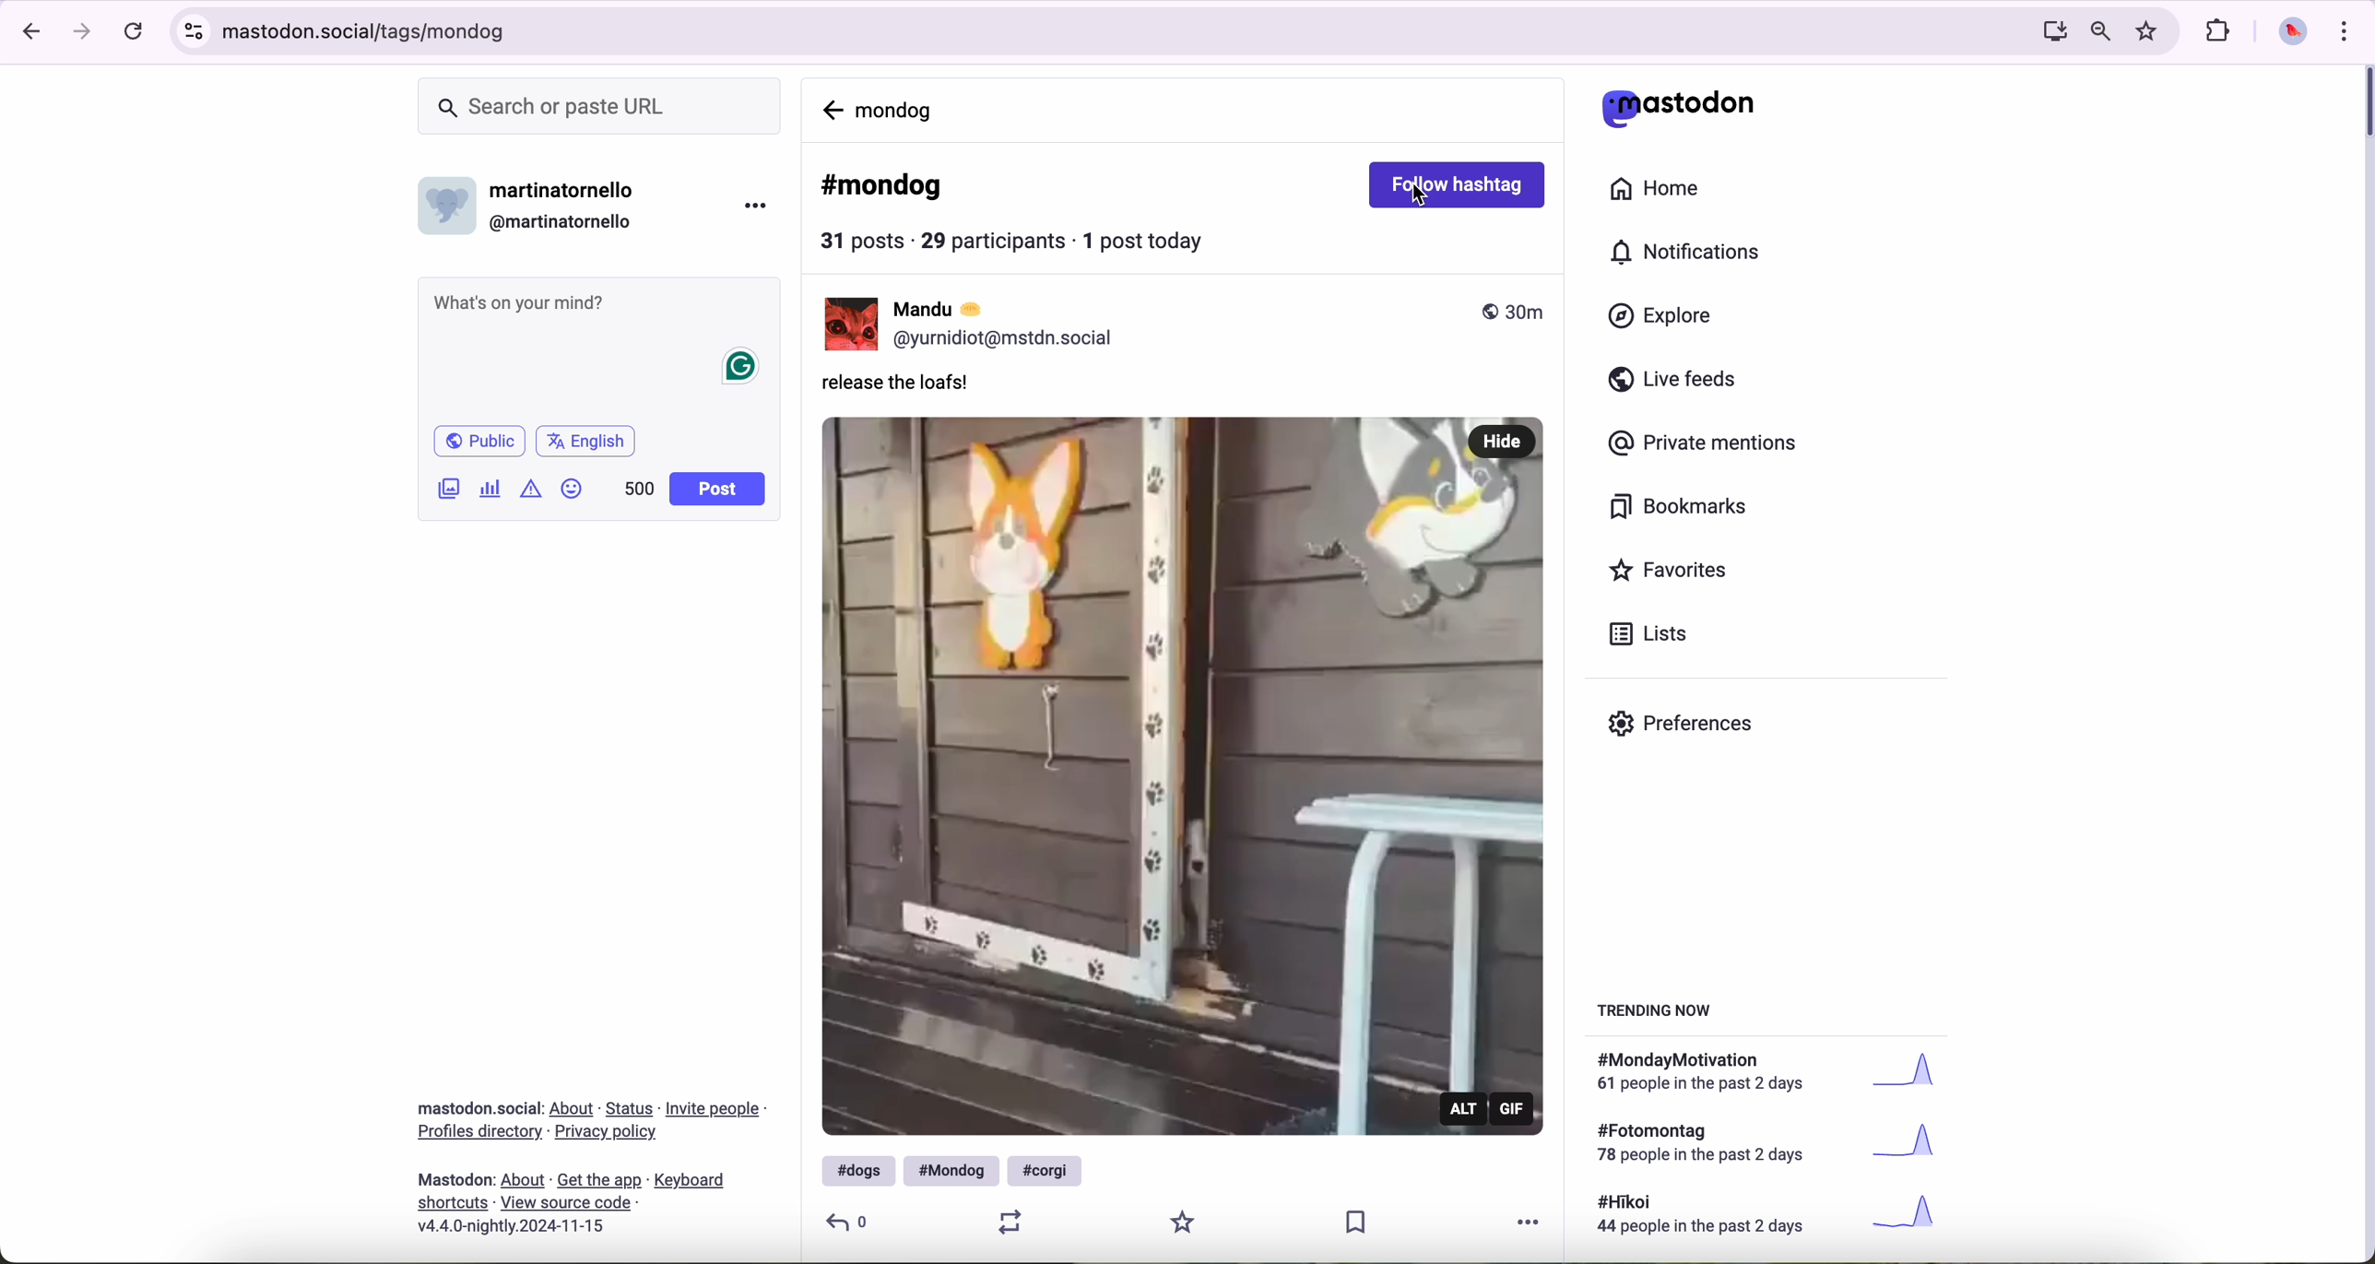  Describe the element at coordinates (1151, 240) in the screenshot. I see `1 post today` at that location.